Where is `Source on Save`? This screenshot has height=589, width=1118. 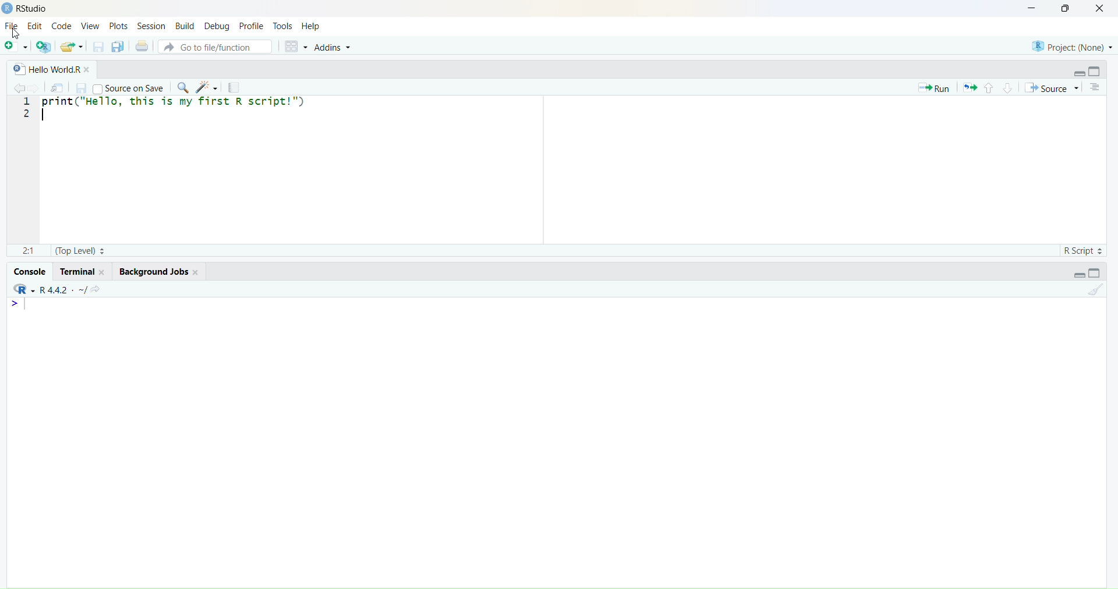 Source on Save is located at coordinates (129, 88).